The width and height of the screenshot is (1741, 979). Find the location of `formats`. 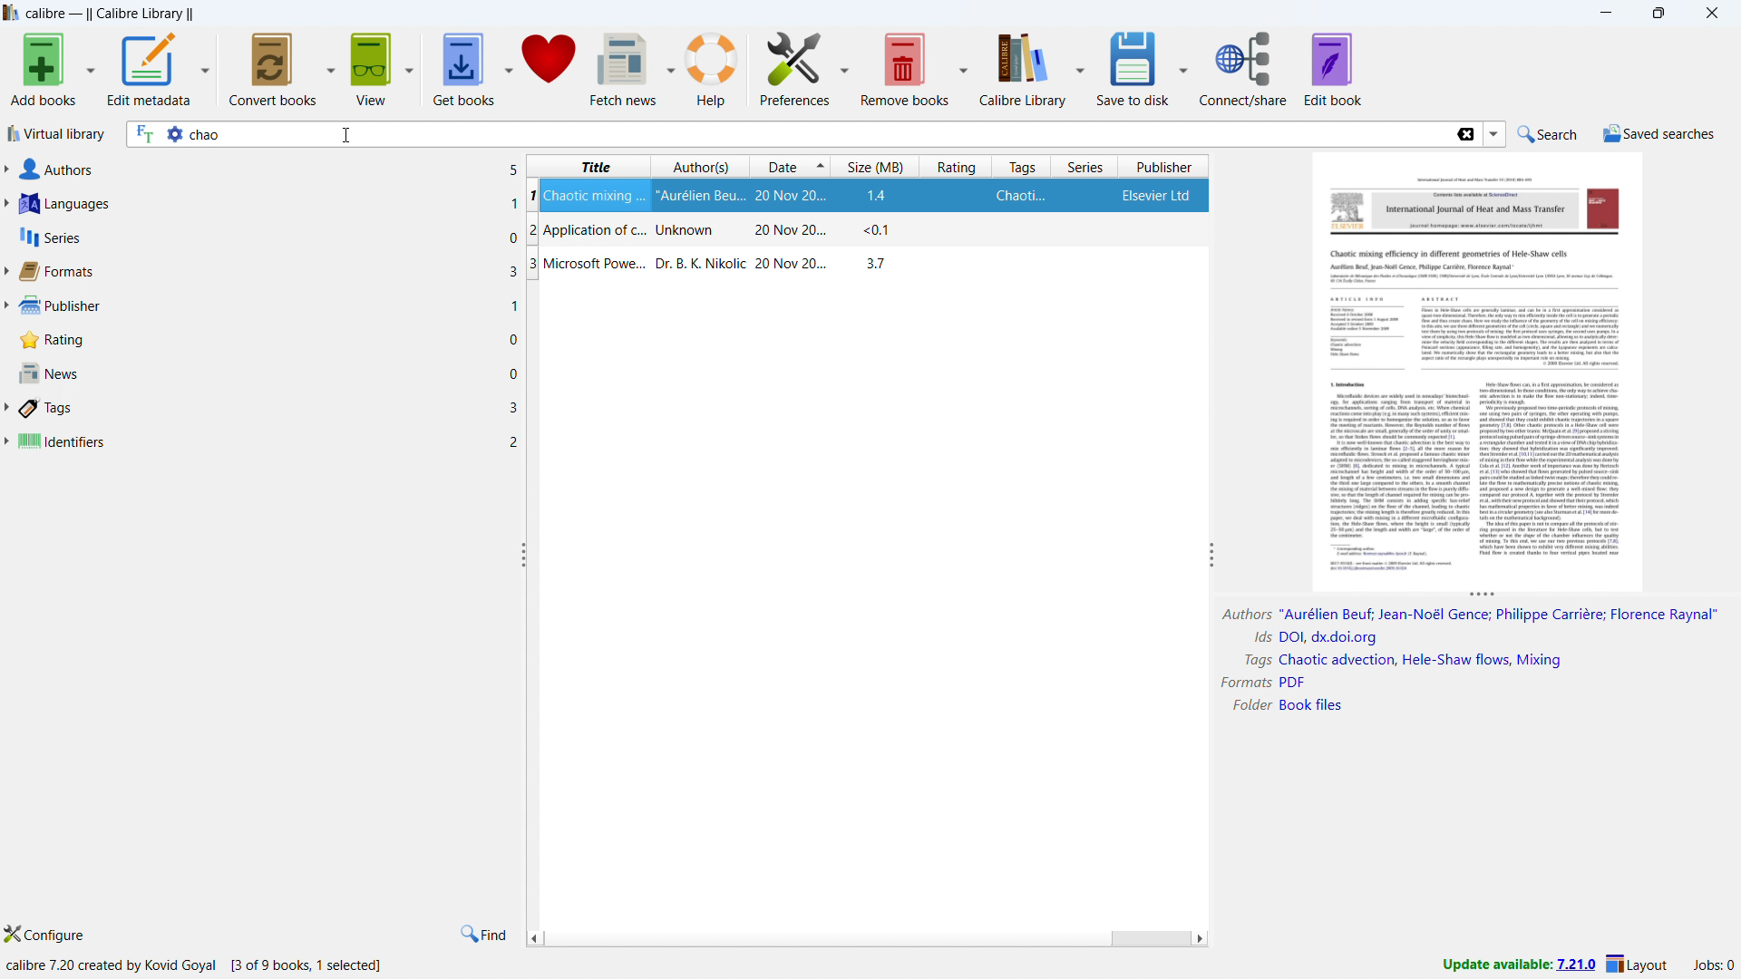

formats is located at coordinates (268, 271).